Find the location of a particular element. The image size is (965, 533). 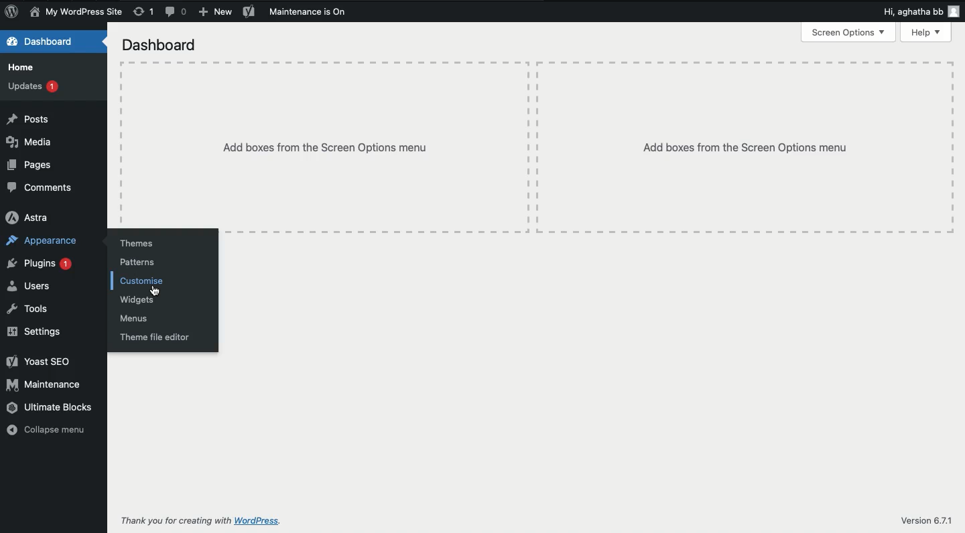

Comments is located at coordinates (39, 187).